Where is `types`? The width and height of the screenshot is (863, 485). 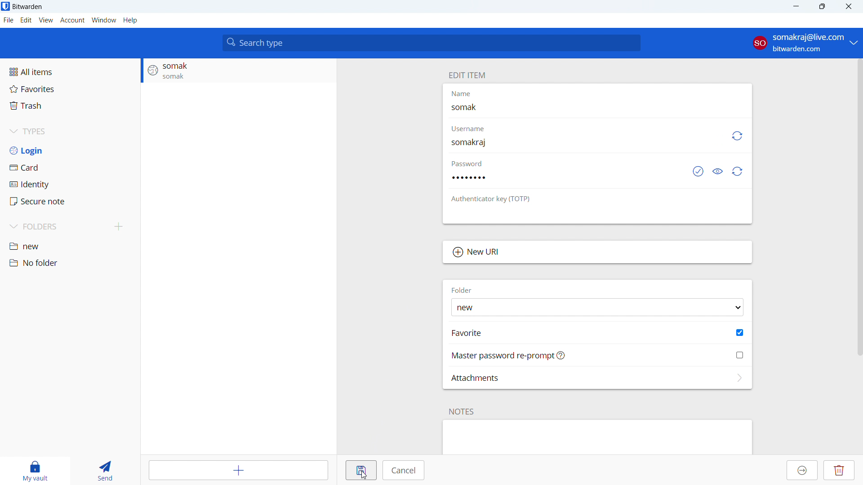 types is located at coordinates (70, 131).